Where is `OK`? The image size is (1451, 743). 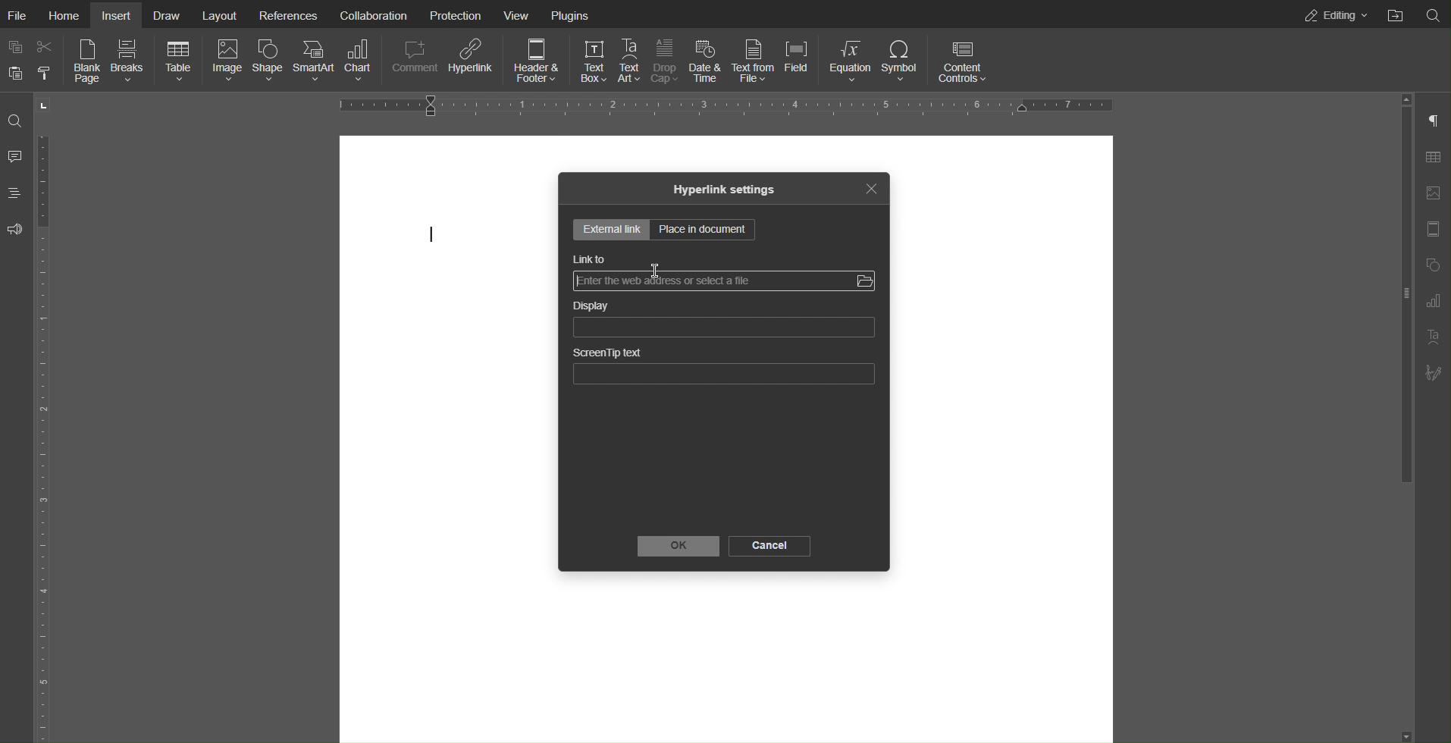 OK is located at coordinates (679, 547).